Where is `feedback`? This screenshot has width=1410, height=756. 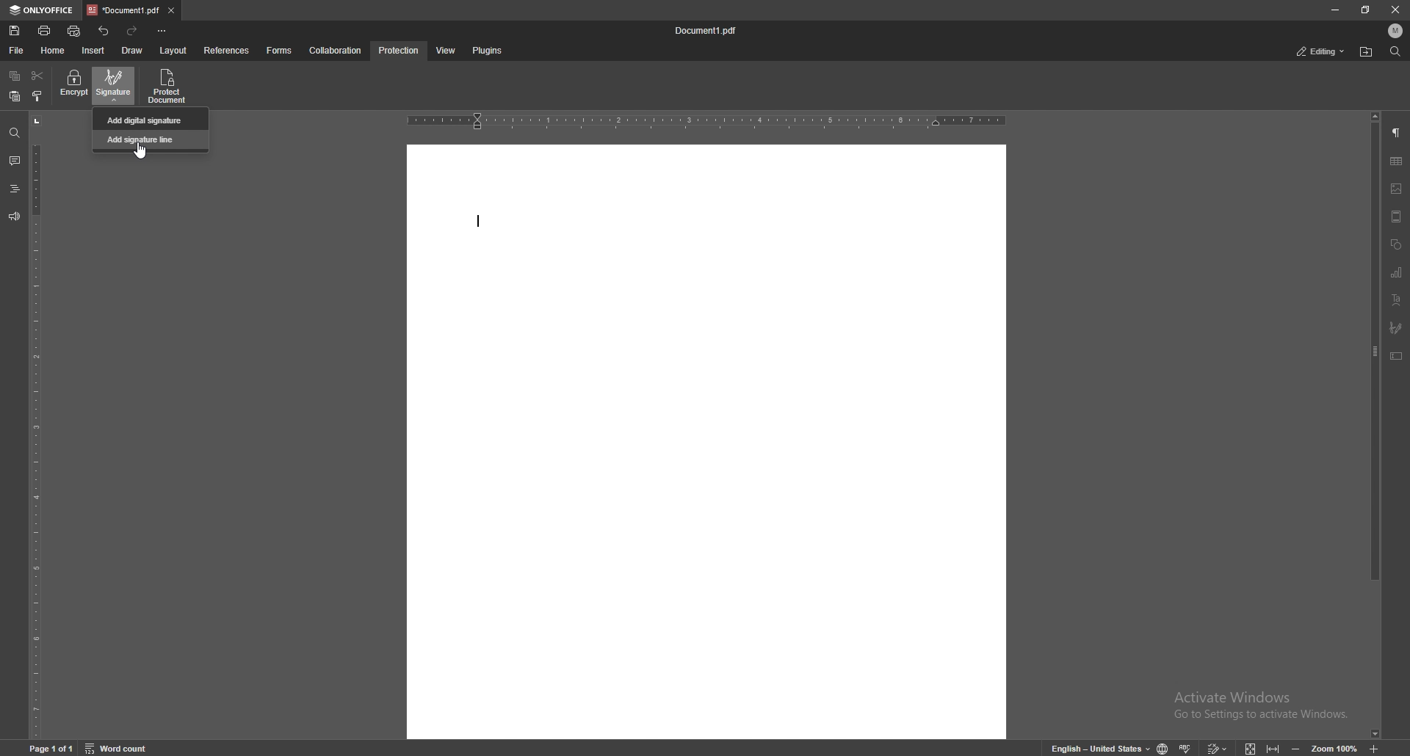 feedback is located at coordinates (13, 217).